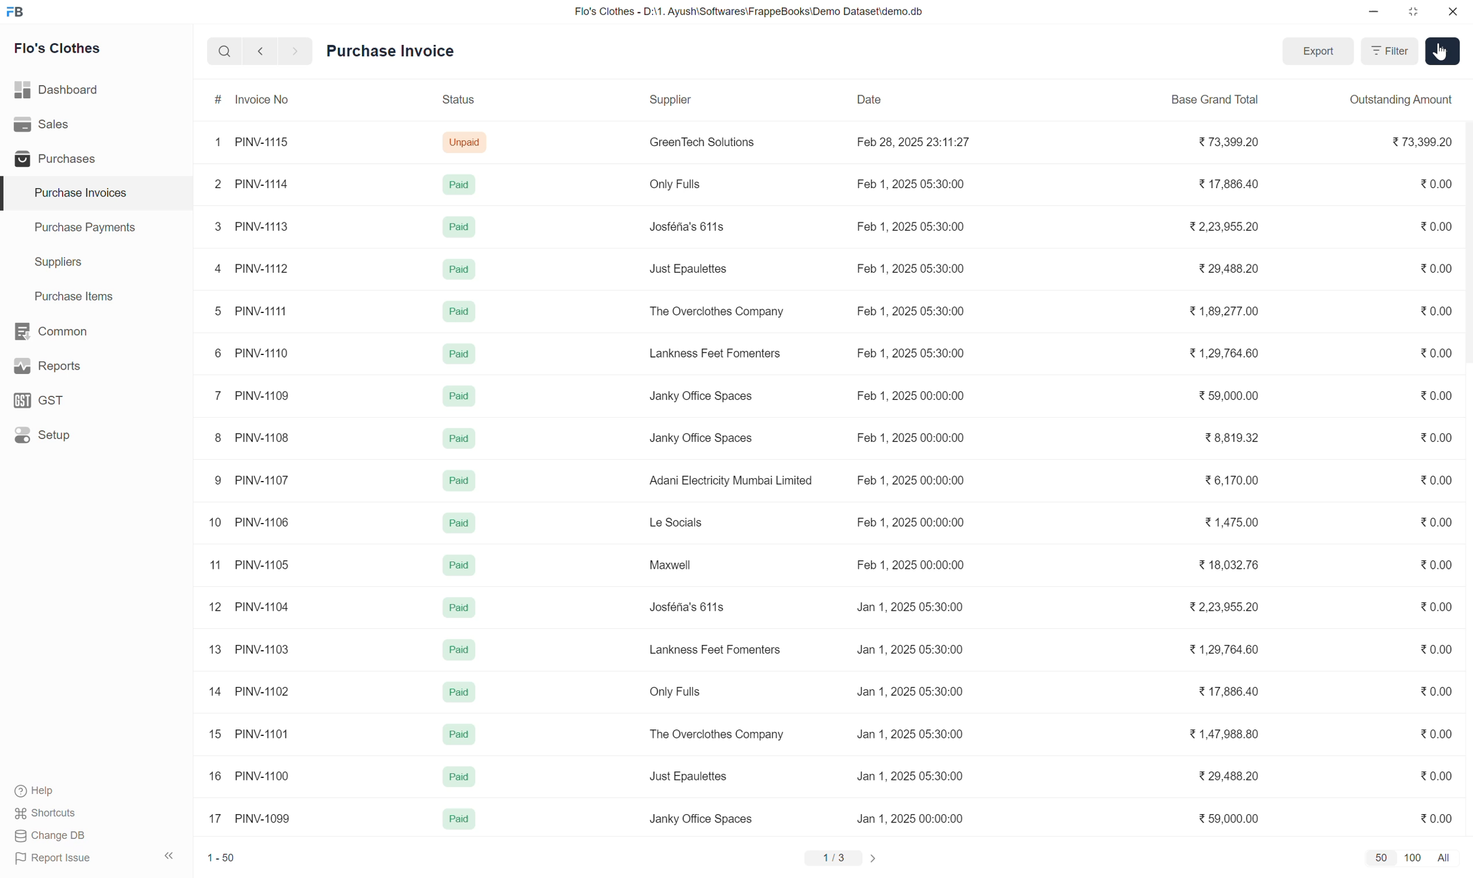 The image size is (1473, 878). Describe the element at coordinates (1435, 396) in the screenshot. I see `0.00` at that location.